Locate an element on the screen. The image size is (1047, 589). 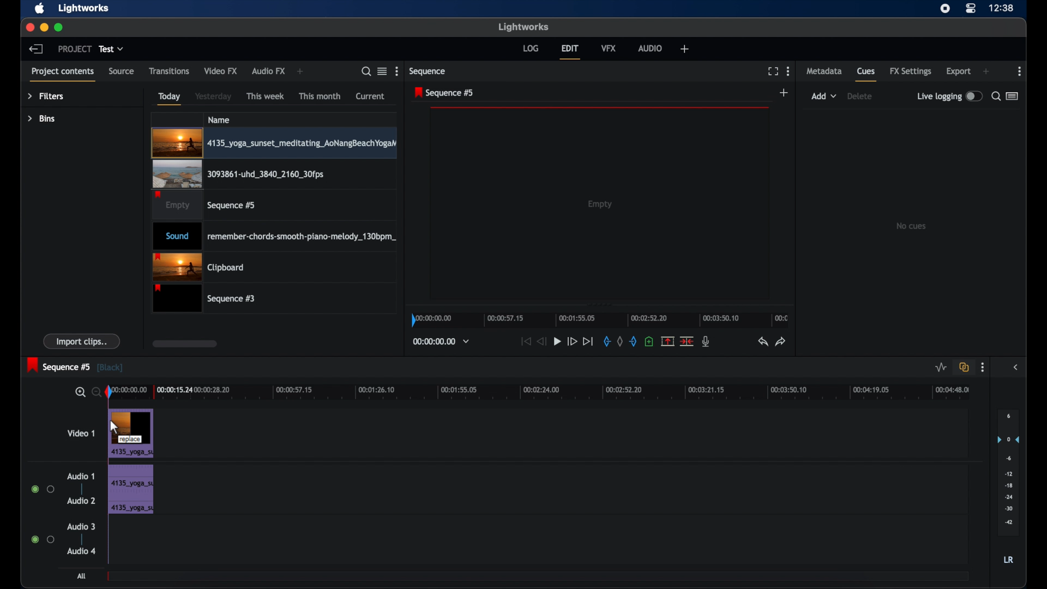
audio 3 is located at coordinates (80, 527).